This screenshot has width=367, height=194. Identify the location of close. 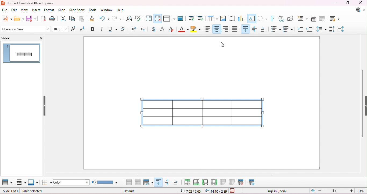
(364, 10).